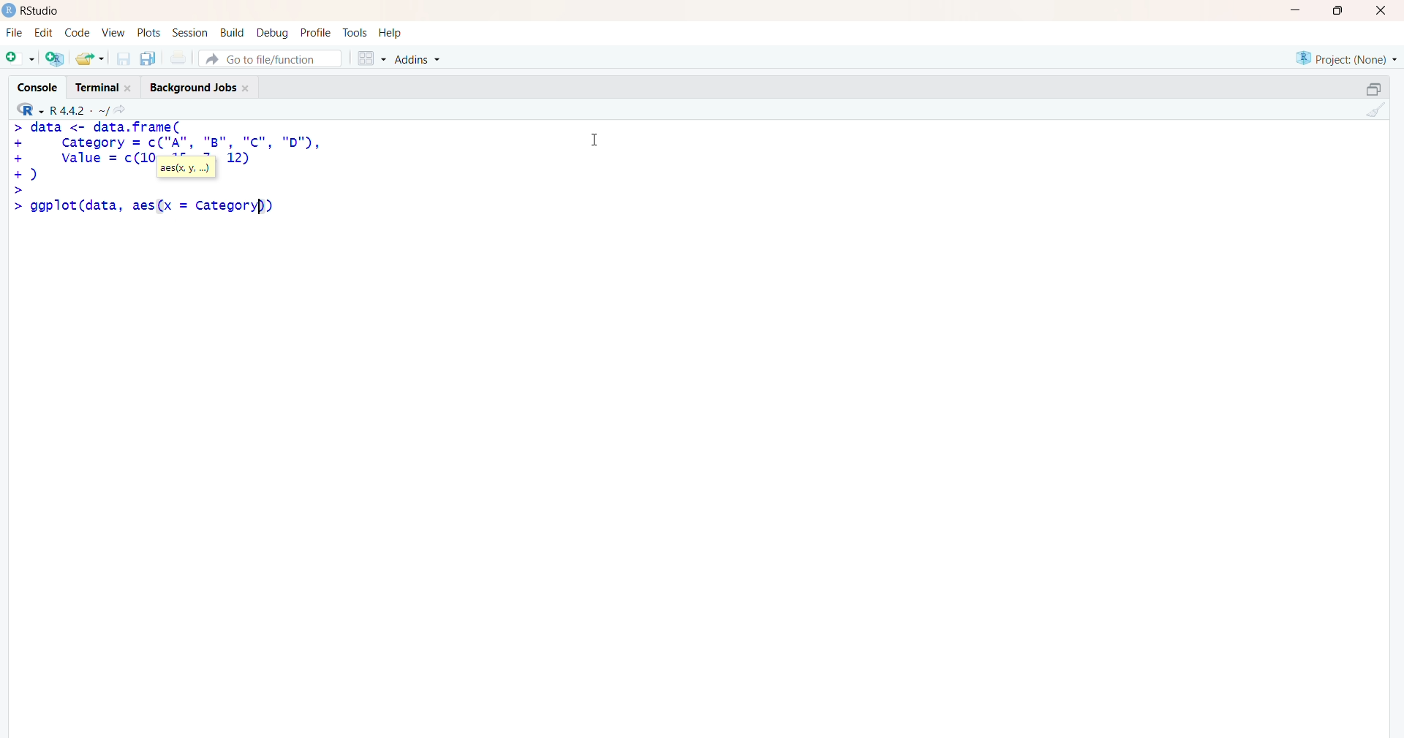 This screenshot has height=738, width=1404. What do you see at coordinates (1343, 10) in the screenshot?
I see `maximize` at bounding box center [1343, 10].